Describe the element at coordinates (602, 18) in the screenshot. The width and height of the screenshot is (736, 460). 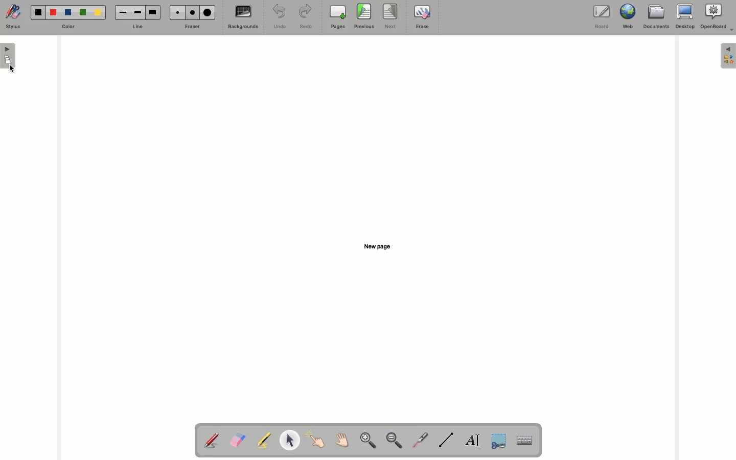
I see `Board` at that location.